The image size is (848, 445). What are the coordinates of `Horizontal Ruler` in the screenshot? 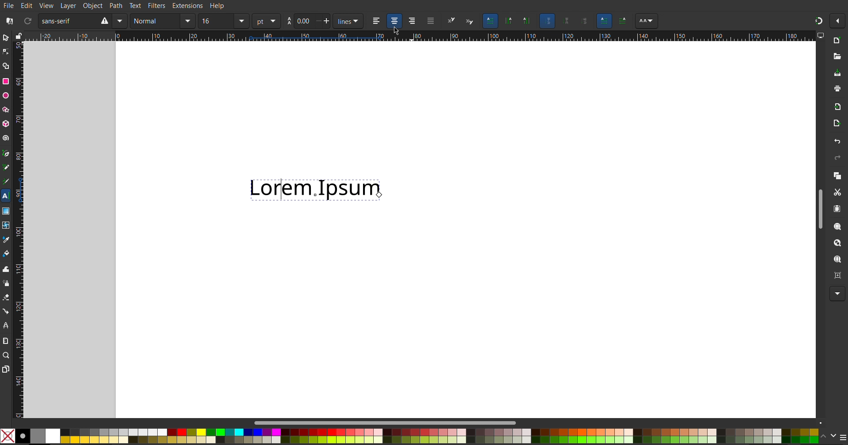 It's located at (456, 37).